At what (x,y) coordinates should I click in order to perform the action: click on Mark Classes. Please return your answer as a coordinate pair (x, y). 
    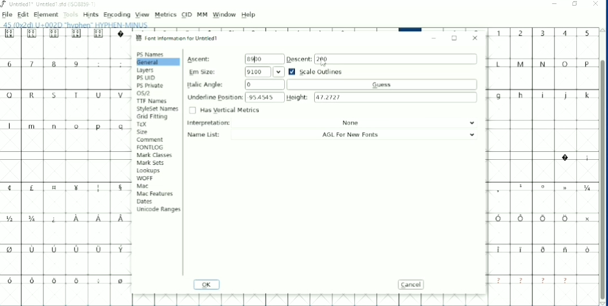
    Looking at the image, I should click on (155, 155).